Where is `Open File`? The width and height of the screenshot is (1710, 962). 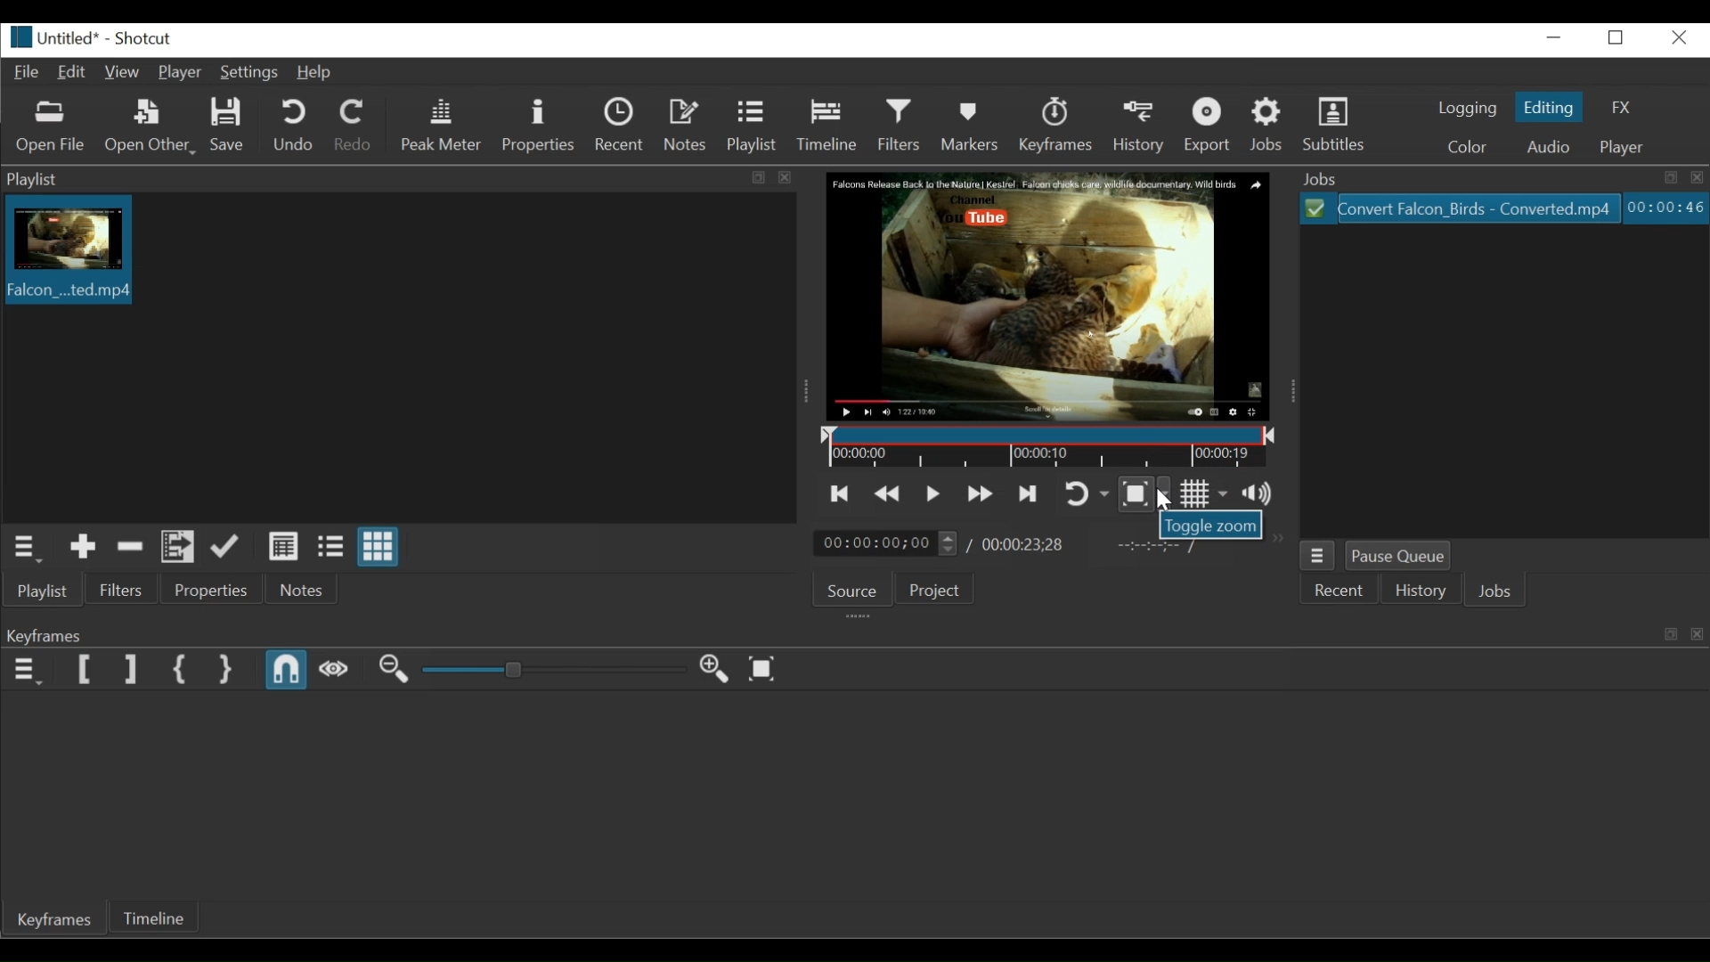 Open File is located at coordinates (52, 127).